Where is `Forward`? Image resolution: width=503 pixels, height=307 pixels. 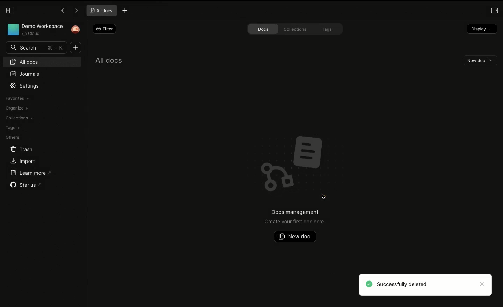
Forward is located at coordinates (75, 11).